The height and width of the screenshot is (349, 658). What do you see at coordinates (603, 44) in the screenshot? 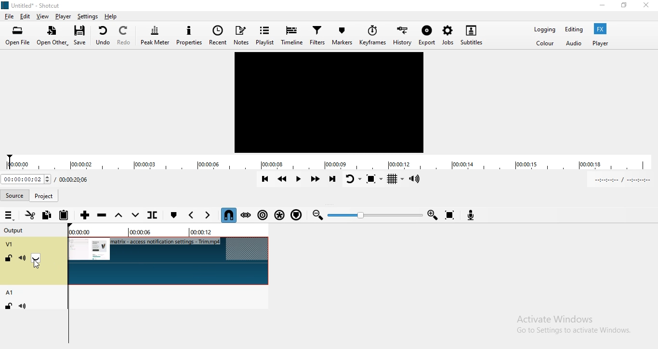
I see `Player` at bounding box center [603, 44].